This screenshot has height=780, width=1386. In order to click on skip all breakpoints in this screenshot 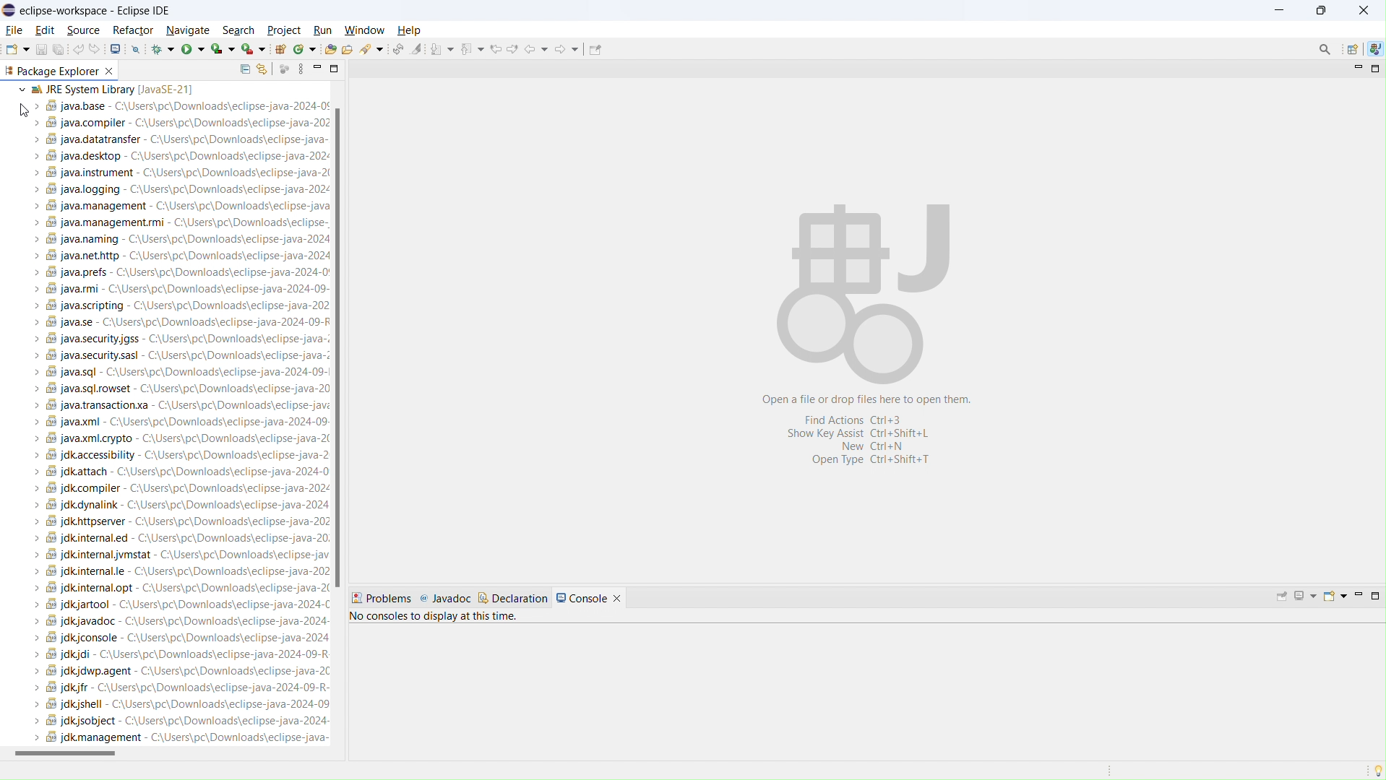, I will do `click(137, 48)`.